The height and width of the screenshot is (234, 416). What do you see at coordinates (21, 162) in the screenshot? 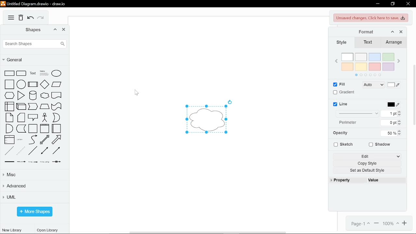
I see `connector with label` at bounding box center [21, 162].